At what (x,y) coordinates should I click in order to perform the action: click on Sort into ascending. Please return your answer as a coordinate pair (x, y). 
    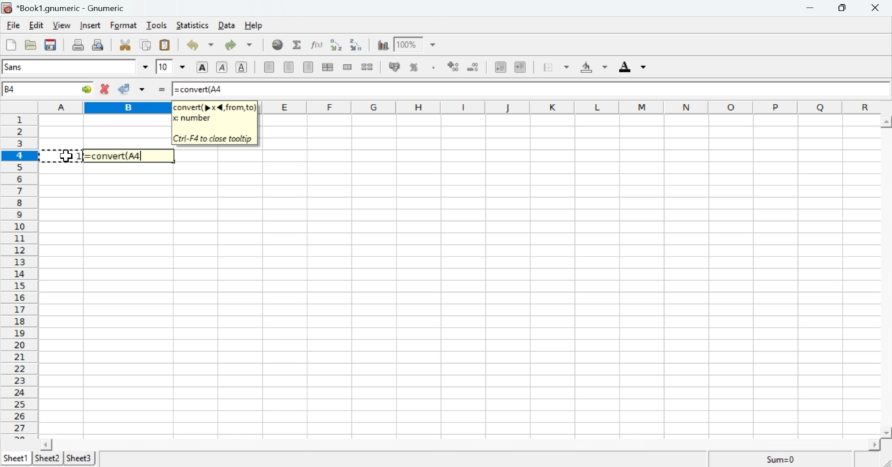
    Looking at the image, I should click on (337, 45).